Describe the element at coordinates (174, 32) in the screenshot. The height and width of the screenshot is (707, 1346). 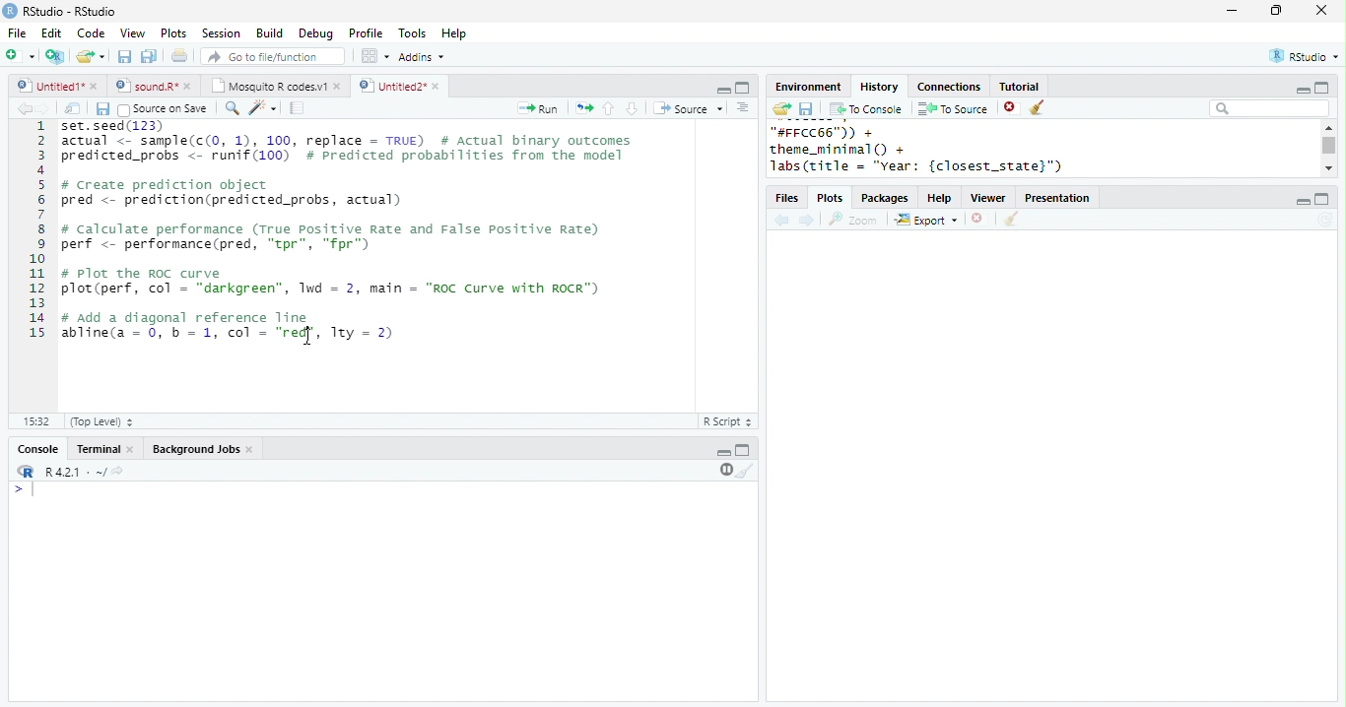
I see `Plots` at that location.